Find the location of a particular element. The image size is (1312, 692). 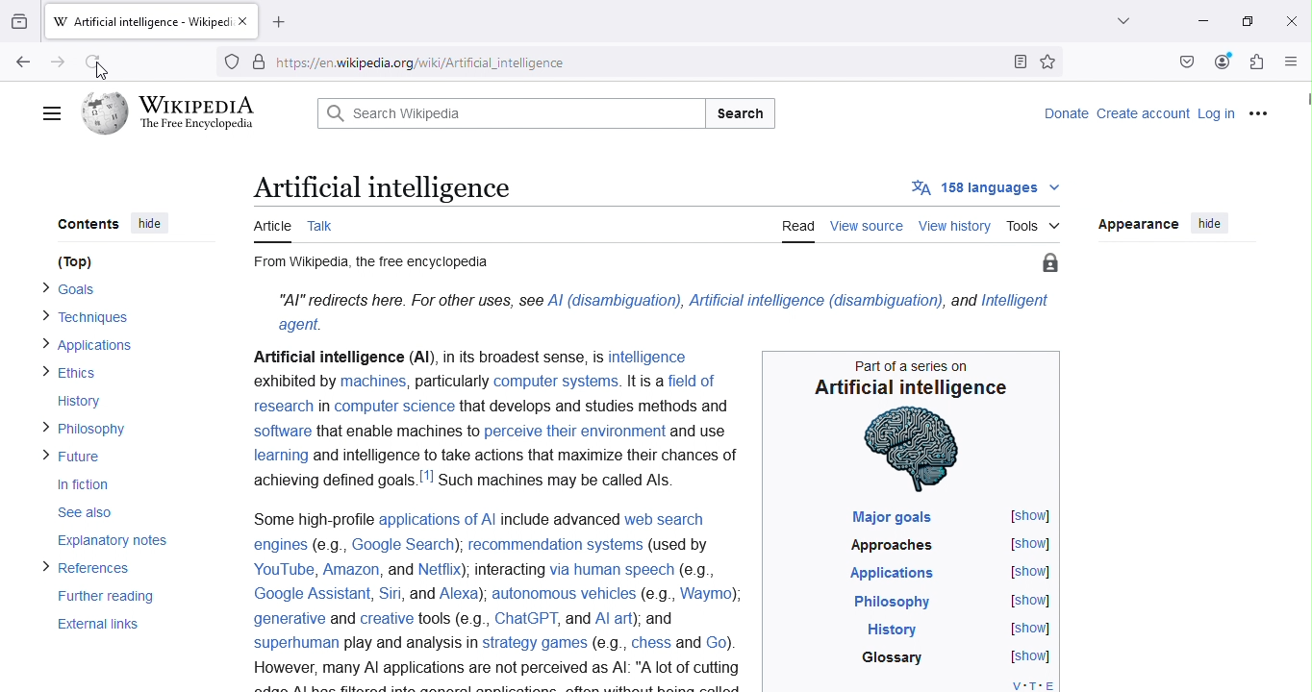

Interacting is located at coordinates (508, 568).